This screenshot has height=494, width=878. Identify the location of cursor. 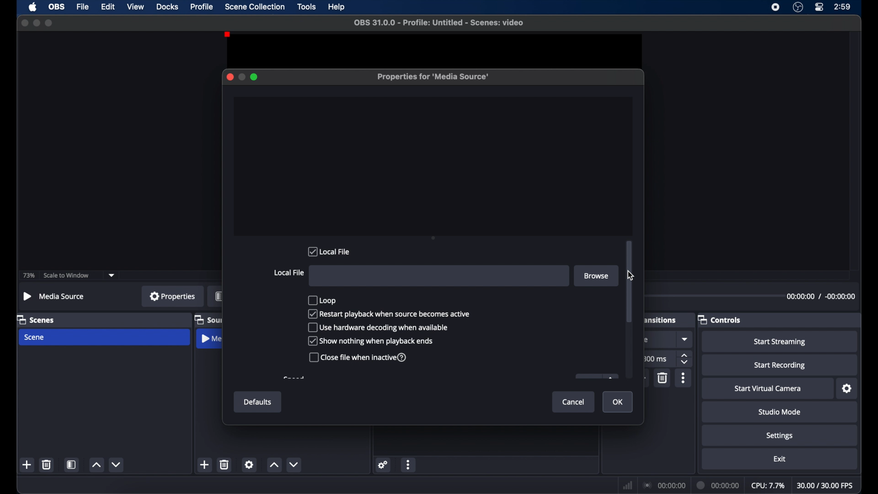
(632, 275).